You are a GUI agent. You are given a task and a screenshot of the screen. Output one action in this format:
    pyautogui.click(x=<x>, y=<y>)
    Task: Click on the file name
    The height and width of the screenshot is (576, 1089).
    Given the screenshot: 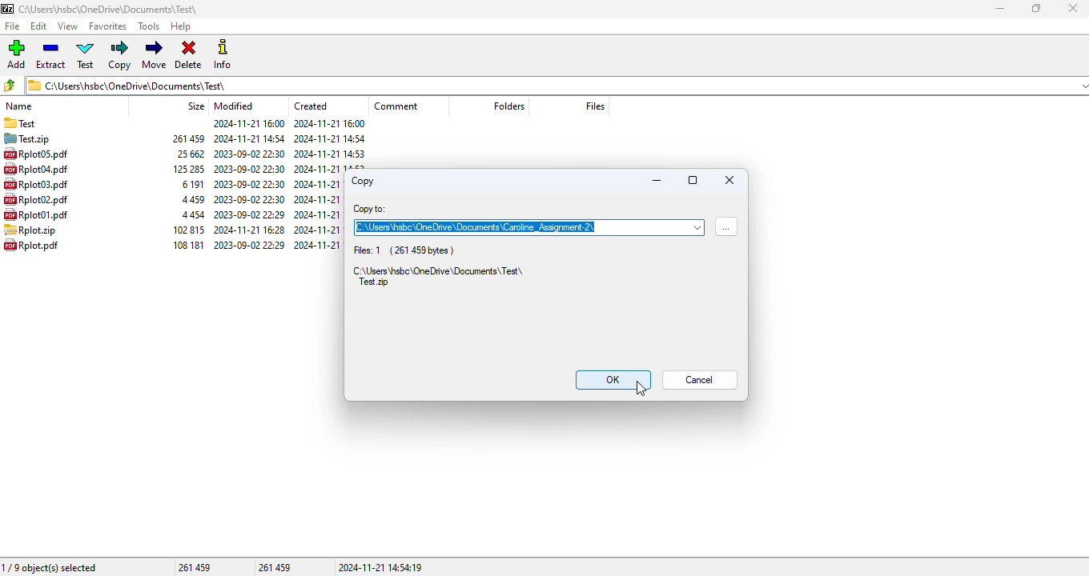 What is the action you would take?
    pyautogui.click(x=31, y=245)
    